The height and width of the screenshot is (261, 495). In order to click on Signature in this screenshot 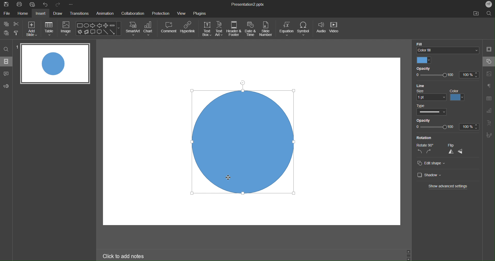, I will do `click(489, 135)`.